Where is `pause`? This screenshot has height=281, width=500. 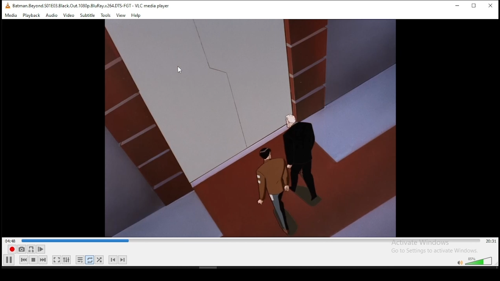
pause is located at coordinates (33, 261).